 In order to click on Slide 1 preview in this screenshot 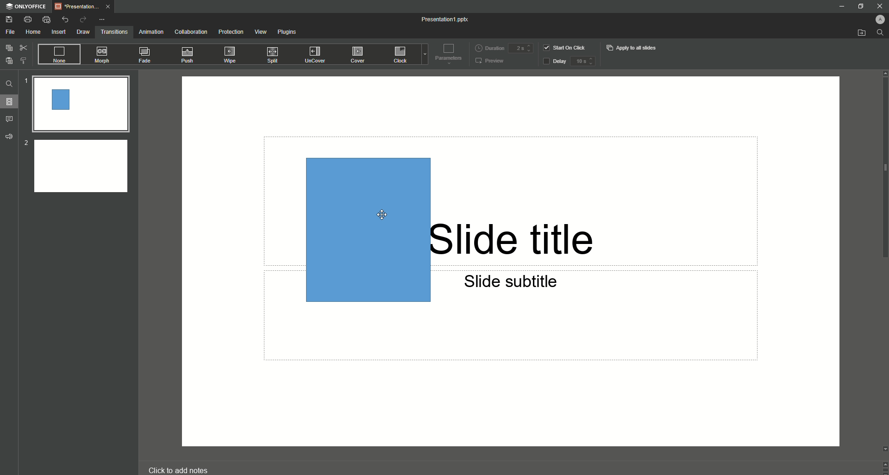, I will do `click(79, 105)`.